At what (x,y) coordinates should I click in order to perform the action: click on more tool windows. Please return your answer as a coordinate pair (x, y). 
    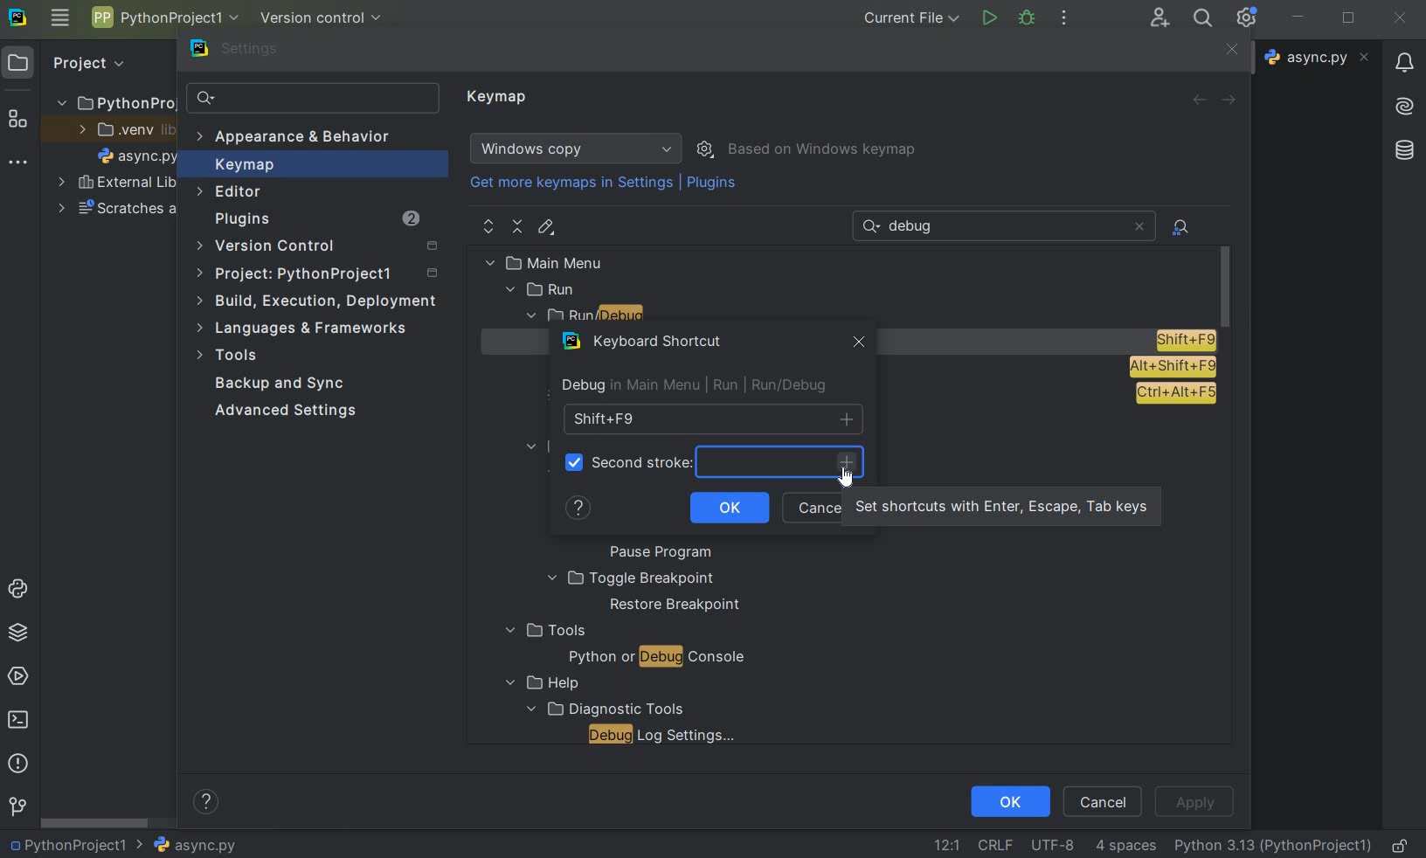
    Looking at the image, I should click on (16, 163).